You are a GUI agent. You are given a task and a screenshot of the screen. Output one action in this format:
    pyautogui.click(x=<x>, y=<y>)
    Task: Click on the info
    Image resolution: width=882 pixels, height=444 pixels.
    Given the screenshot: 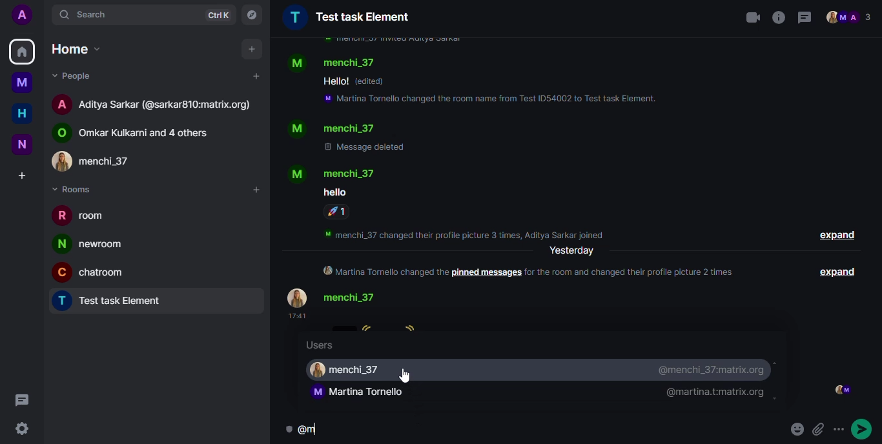 What is the action you would take?
    pyautogui.click(x=776, y=15)
    